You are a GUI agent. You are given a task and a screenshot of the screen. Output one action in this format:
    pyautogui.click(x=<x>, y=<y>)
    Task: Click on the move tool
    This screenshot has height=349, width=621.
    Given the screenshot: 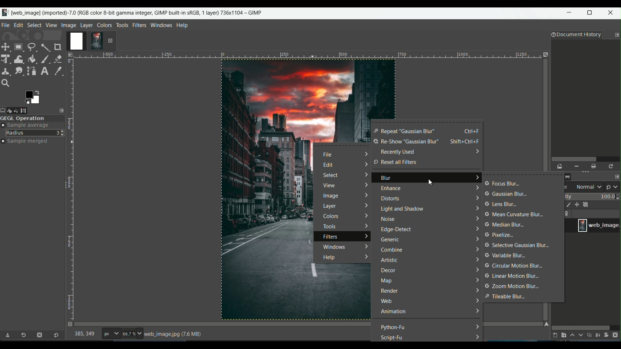 What is the action you would take?
    pyautogui.click(x=6, y=47)
    